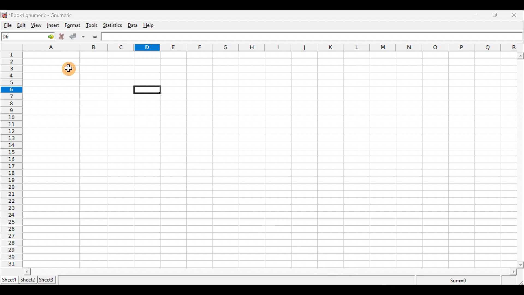  Describe the element at coordinates (147, 90) in the screenshot. I see `Selected cell` at that location.